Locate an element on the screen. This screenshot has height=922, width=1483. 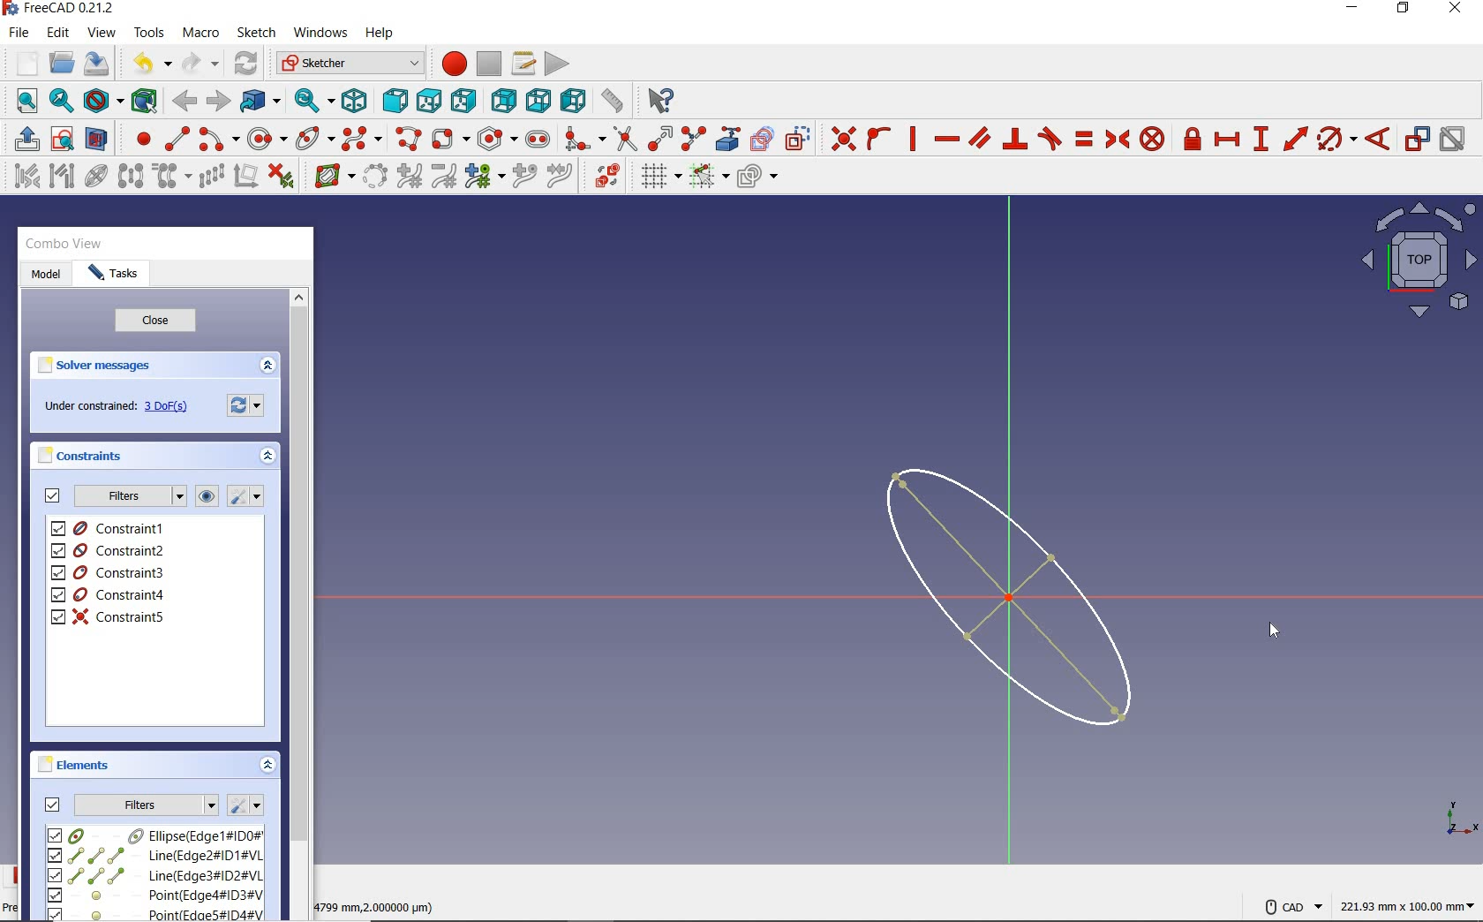
create circle is located at coordinates (267, 136).